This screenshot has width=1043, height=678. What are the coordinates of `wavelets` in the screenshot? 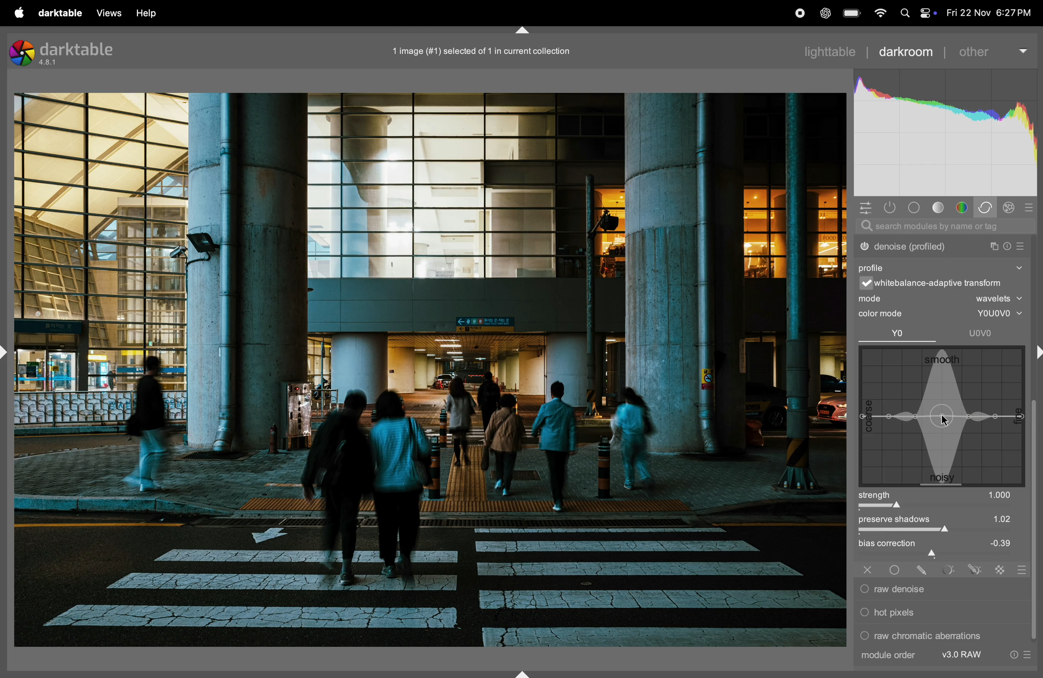 It's located at (997, 298).